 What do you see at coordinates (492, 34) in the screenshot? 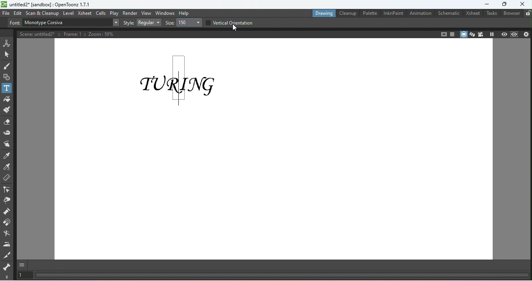
I see `Freeze` at bounding box center [492, 34].